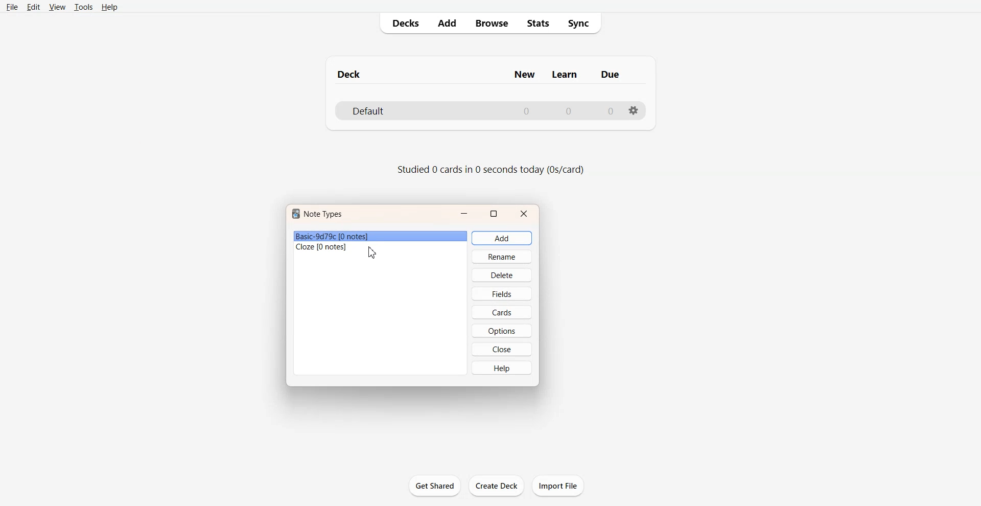 This screenshot has height=506, width=981. What do you see at coordinates (502, 275) in the screenshot?
I see `Delete` at bounding box center [502, 275].